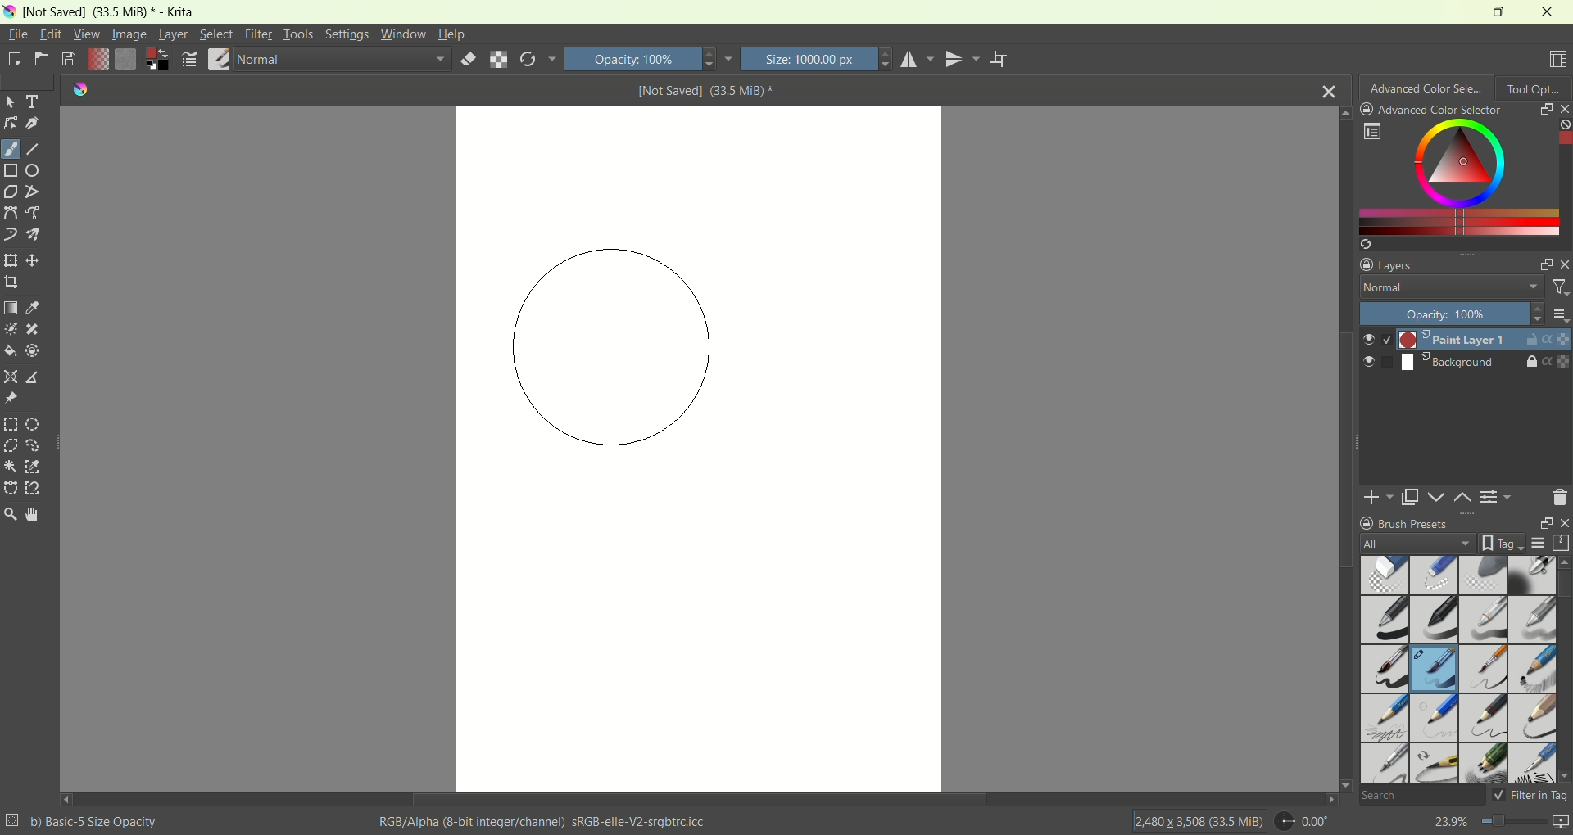 The image size is (1573, 835). What do you see at coordinates (30, 513) in the screenshot?
I see `pan` at bounding box center [30, 513].